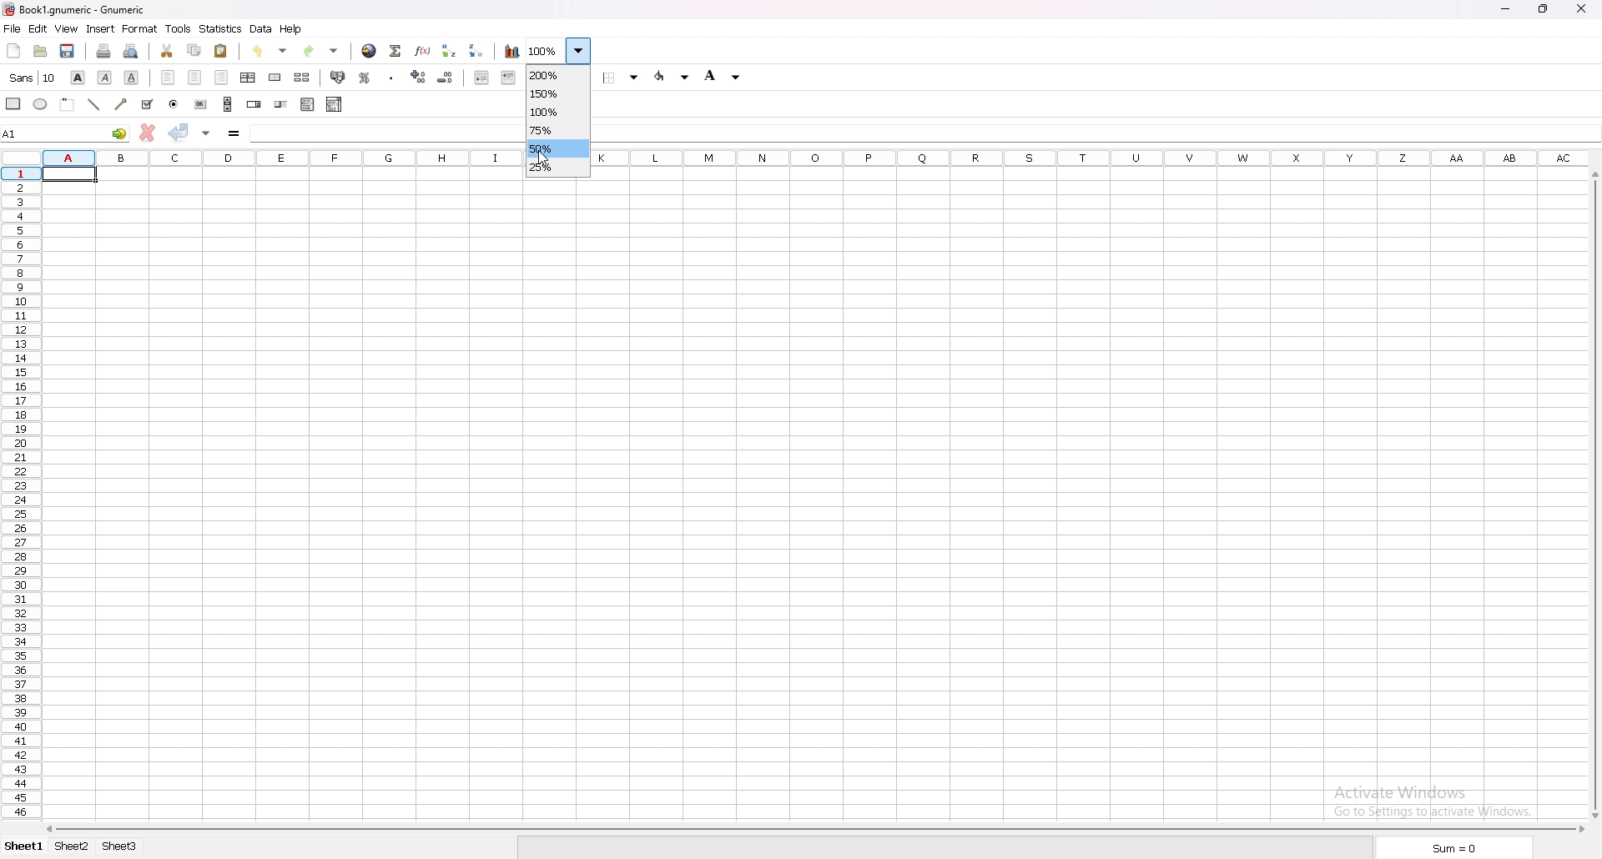 This screenshot has height=859, width=1602. Describe the element at coordinates (390, 77) in the screenshot. I see `thousands separator` at that location.